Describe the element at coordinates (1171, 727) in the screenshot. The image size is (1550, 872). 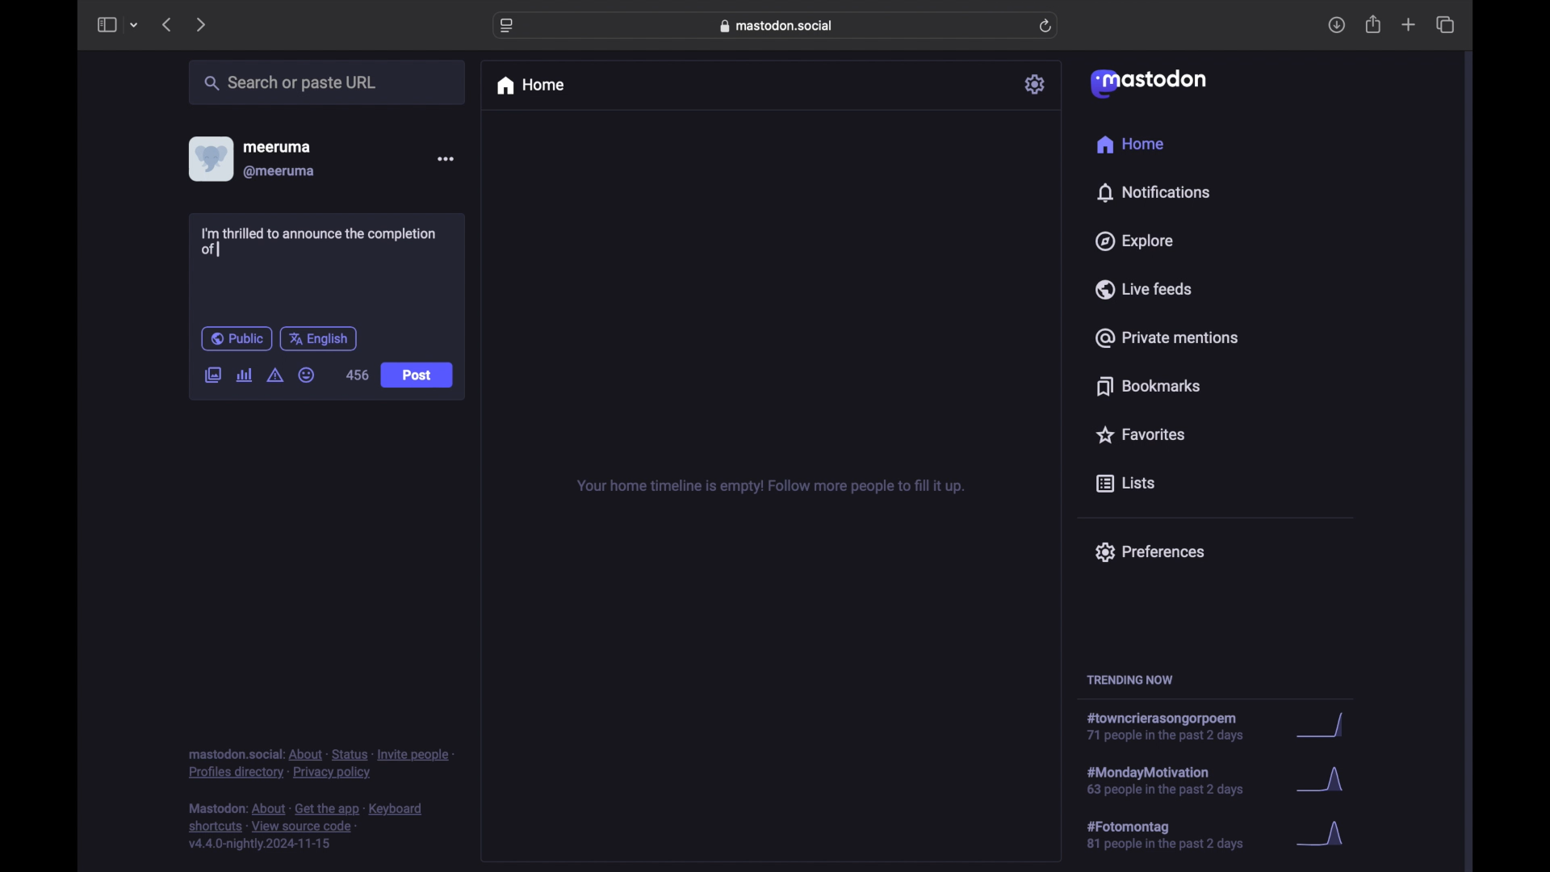
I see `hashtag trend` at that location.